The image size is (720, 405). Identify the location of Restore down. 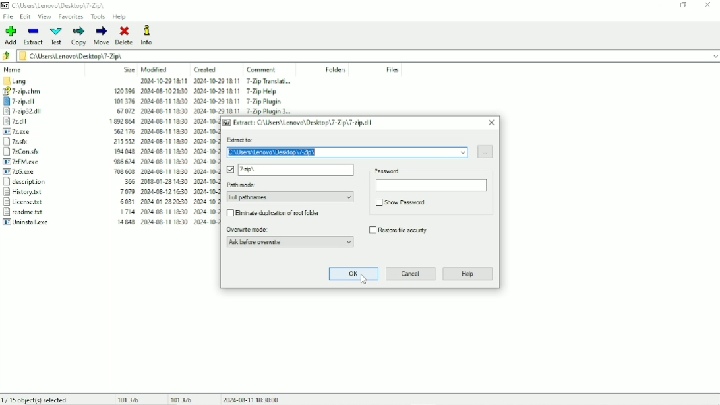
(684, 5).